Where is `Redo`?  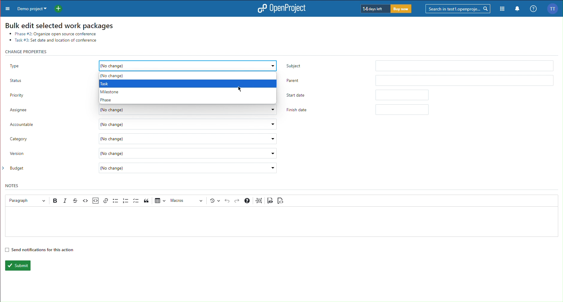 Redo is located at coordinates (237, 201).